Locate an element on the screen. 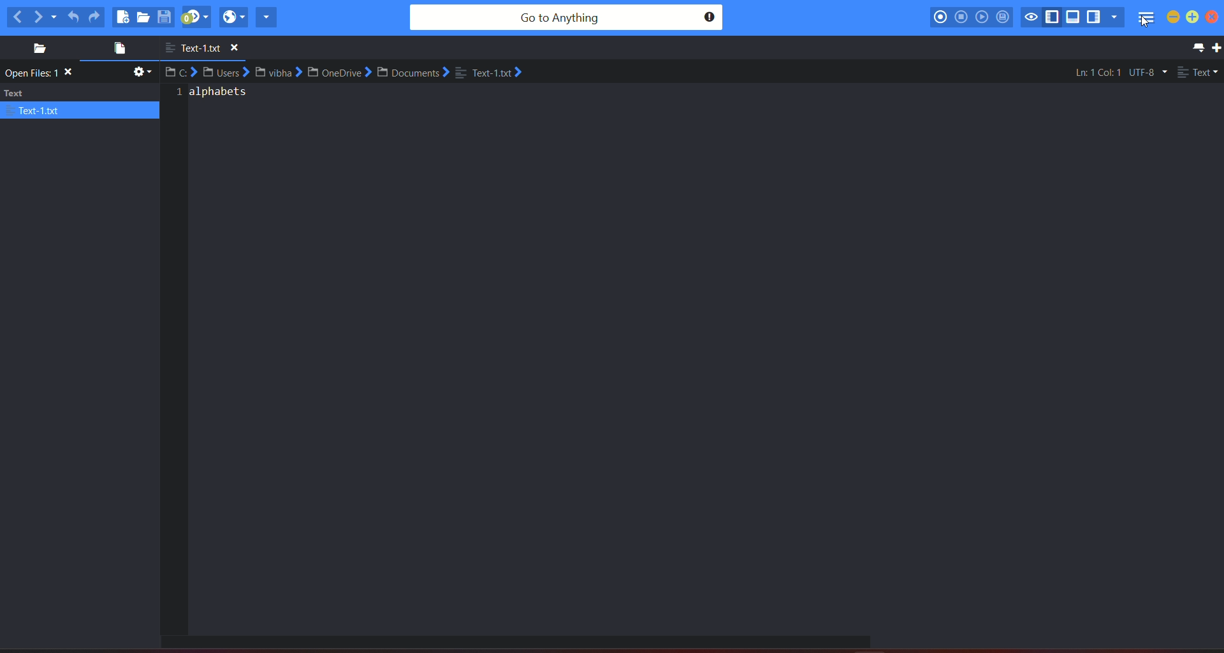 Image resolution: width=1224 pixels, height=653 pixels. open file is located at coordinates (146, 18).